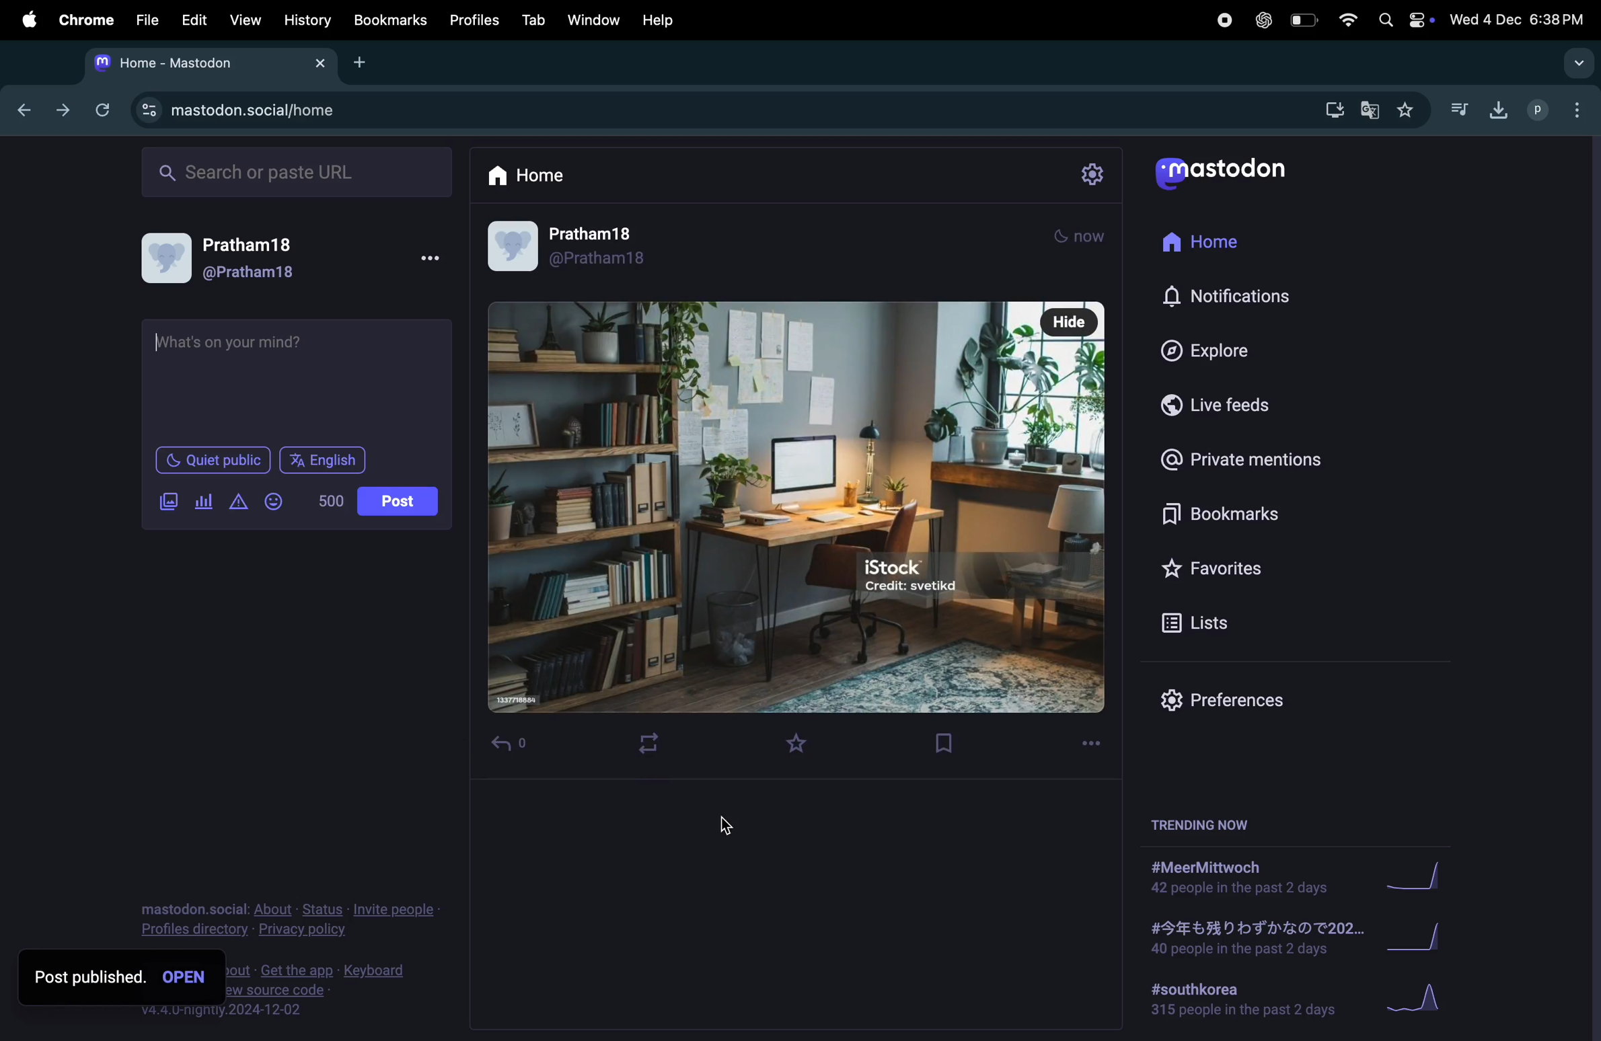 This screenshot has height=1041, width=1601. What do you see at coordinates (953, 747) in the screenshot?
I see `save` at bounding box center [953, 747].